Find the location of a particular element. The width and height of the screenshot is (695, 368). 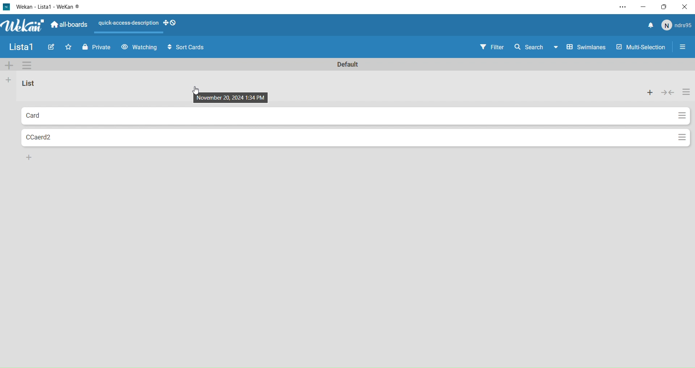

Favourites is located at coordinates (68, 47).